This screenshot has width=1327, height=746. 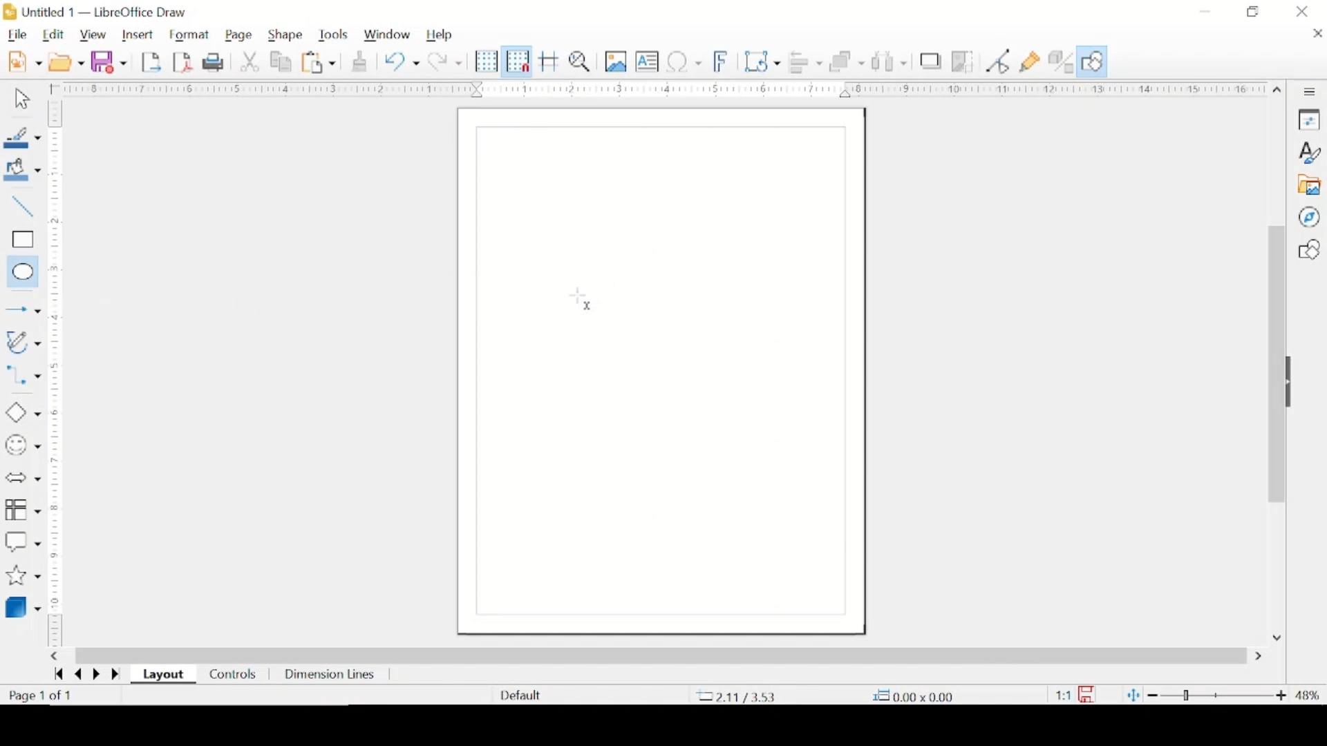 I want to click on undo, so click(x=402, y=61).